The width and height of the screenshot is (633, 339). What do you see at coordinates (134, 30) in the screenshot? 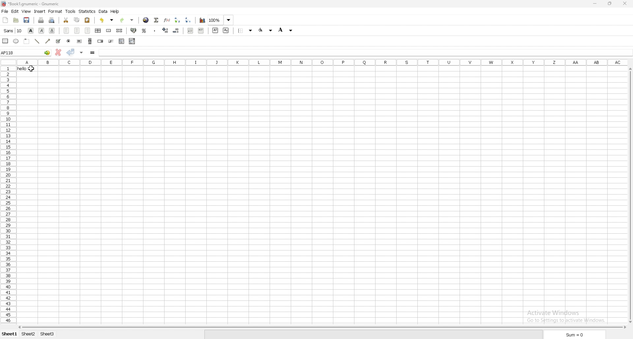
I see `accounting` at bounding box center [134, 30].